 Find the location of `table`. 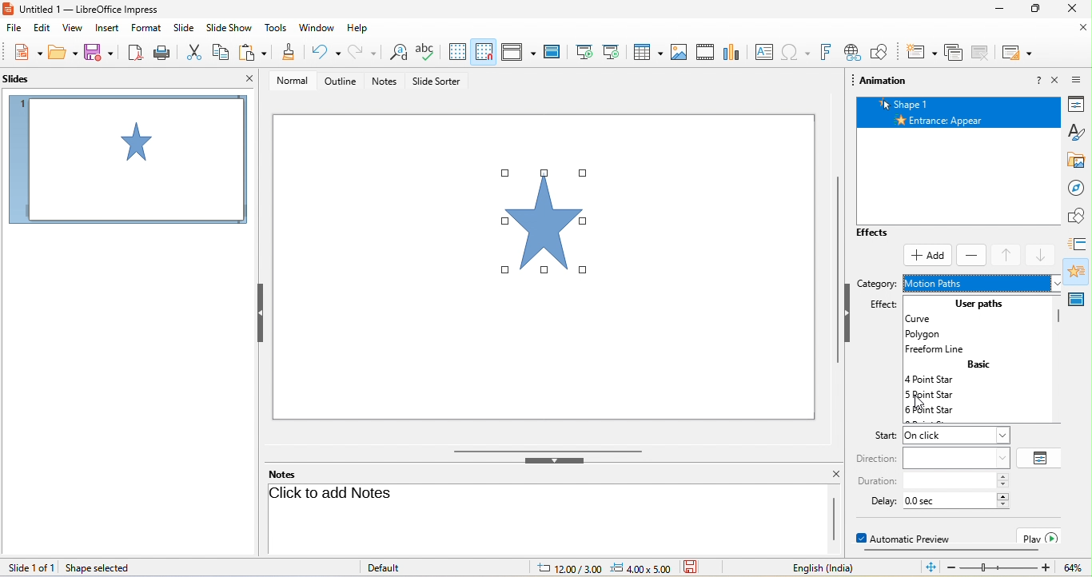

table is located at coordinates (645, 51).